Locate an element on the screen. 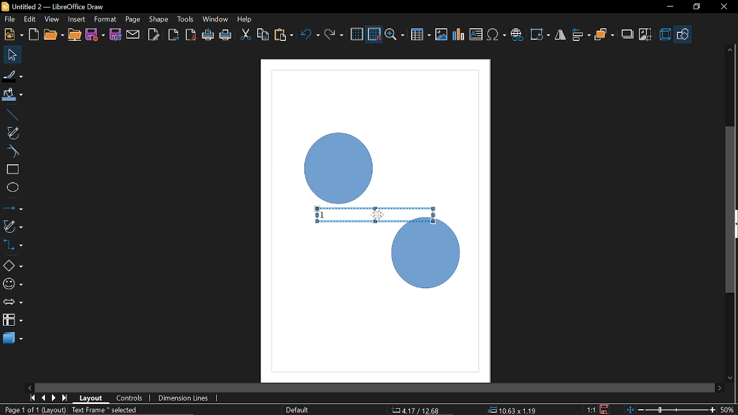 The width and height of the screenshot is (738, 415). Grid is located at coordinates (357, 35).